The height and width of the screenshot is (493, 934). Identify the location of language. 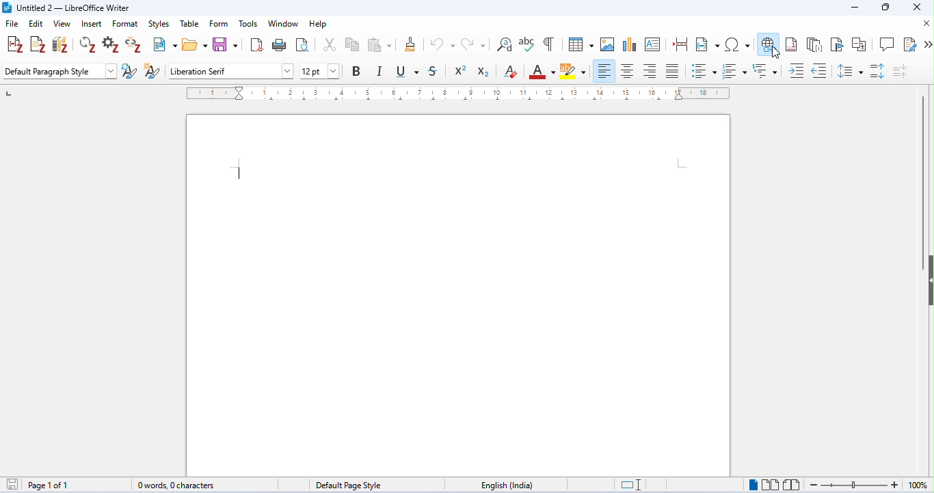
(509, 485).